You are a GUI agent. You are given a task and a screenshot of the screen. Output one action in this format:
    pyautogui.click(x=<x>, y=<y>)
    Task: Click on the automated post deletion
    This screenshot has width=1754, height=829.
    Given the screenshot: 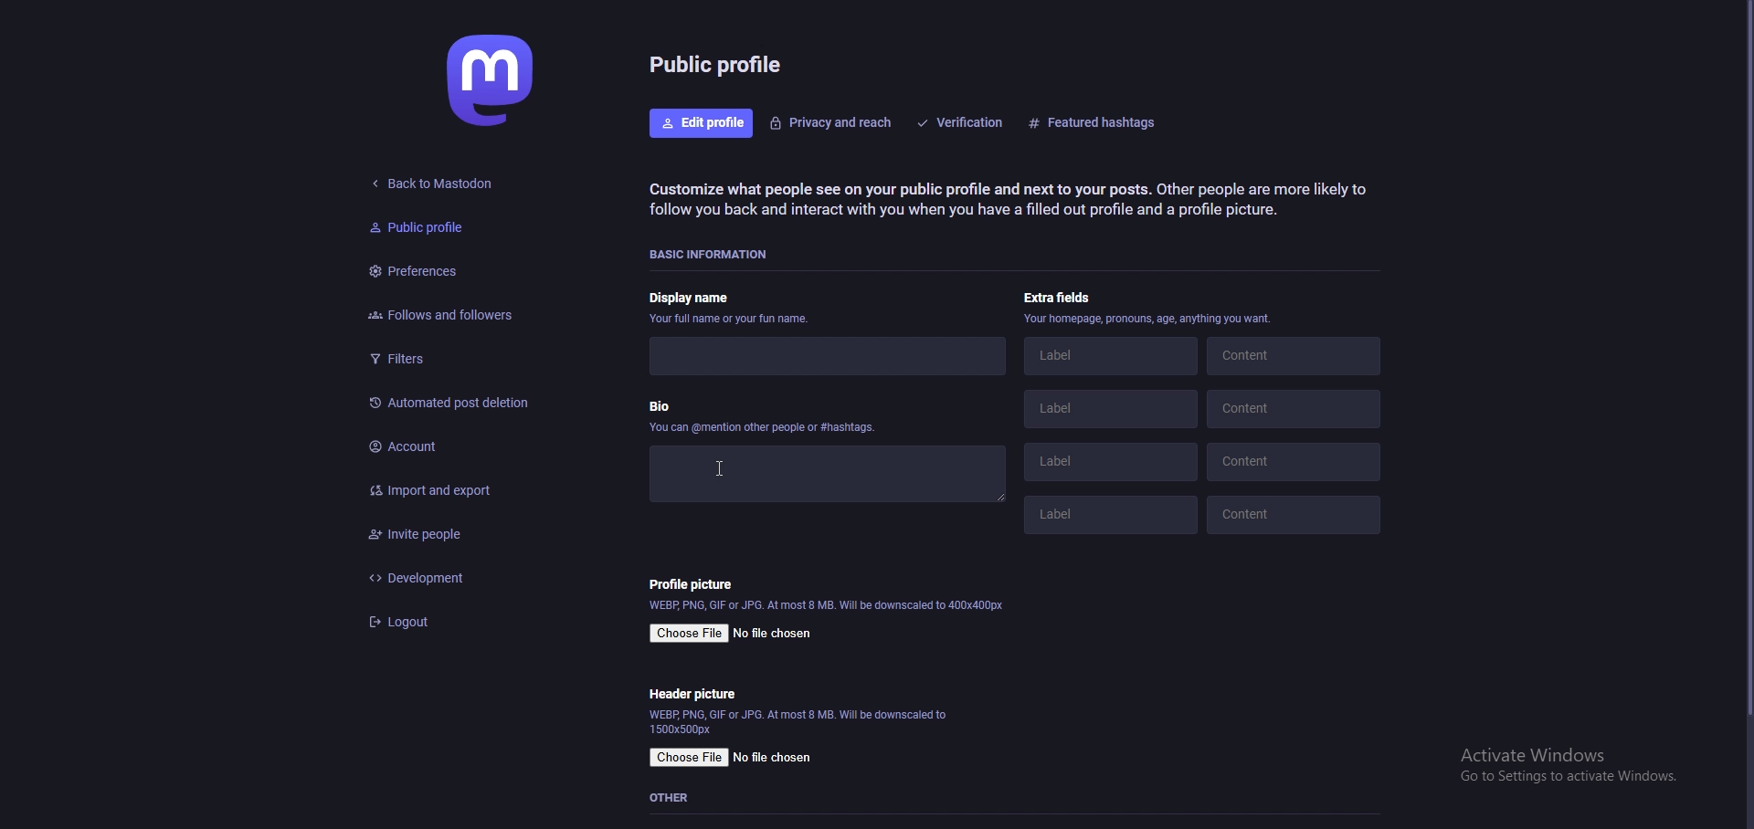 What is the action you would take?
    pyautogui.click(x=462, y=404)
    